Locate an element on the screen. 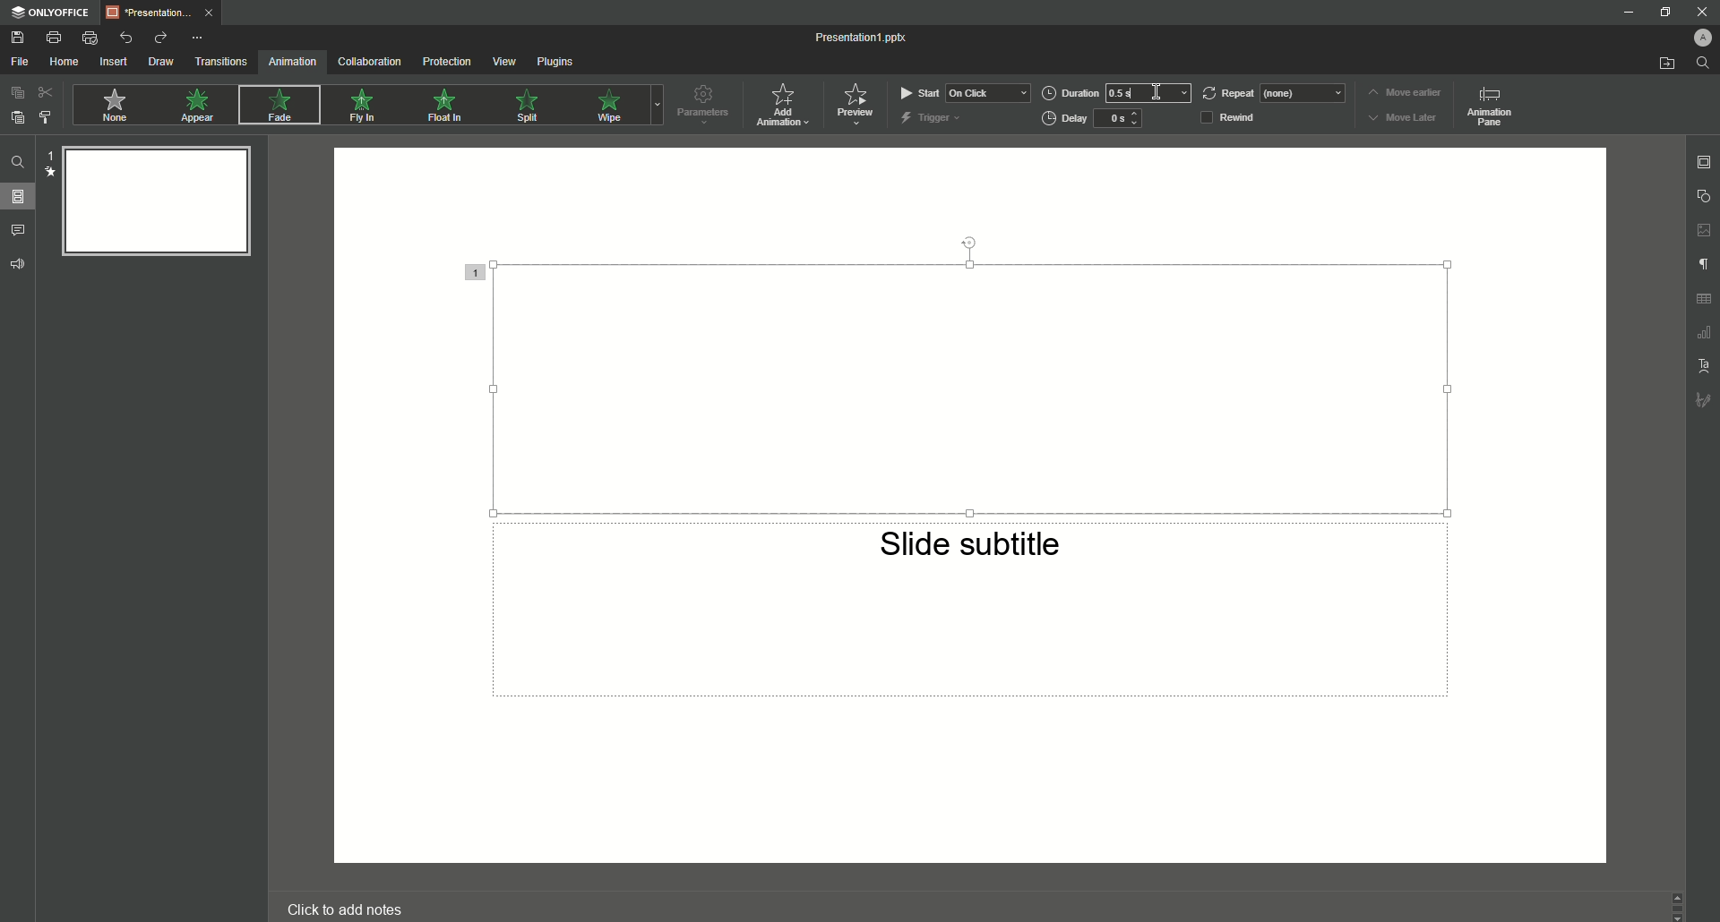 This screenshot has height=922, width=1720. Print is located at coordinates (55, 37).